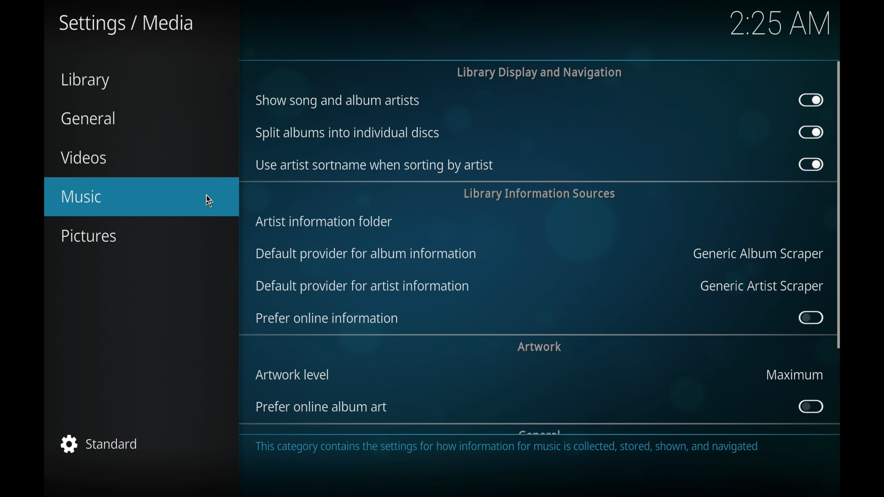 The width and height of the screenshot is (884, 497). Describe the element at coordinates (539, 194) in the screenshot. I see `library information services` at that location.